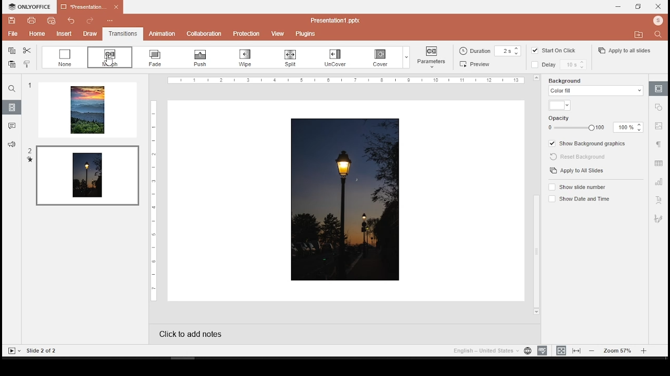 The image size is (670, 376). Describe the element at coordinates (577, 351) in the screenshot. I see `fit to width` at that location.